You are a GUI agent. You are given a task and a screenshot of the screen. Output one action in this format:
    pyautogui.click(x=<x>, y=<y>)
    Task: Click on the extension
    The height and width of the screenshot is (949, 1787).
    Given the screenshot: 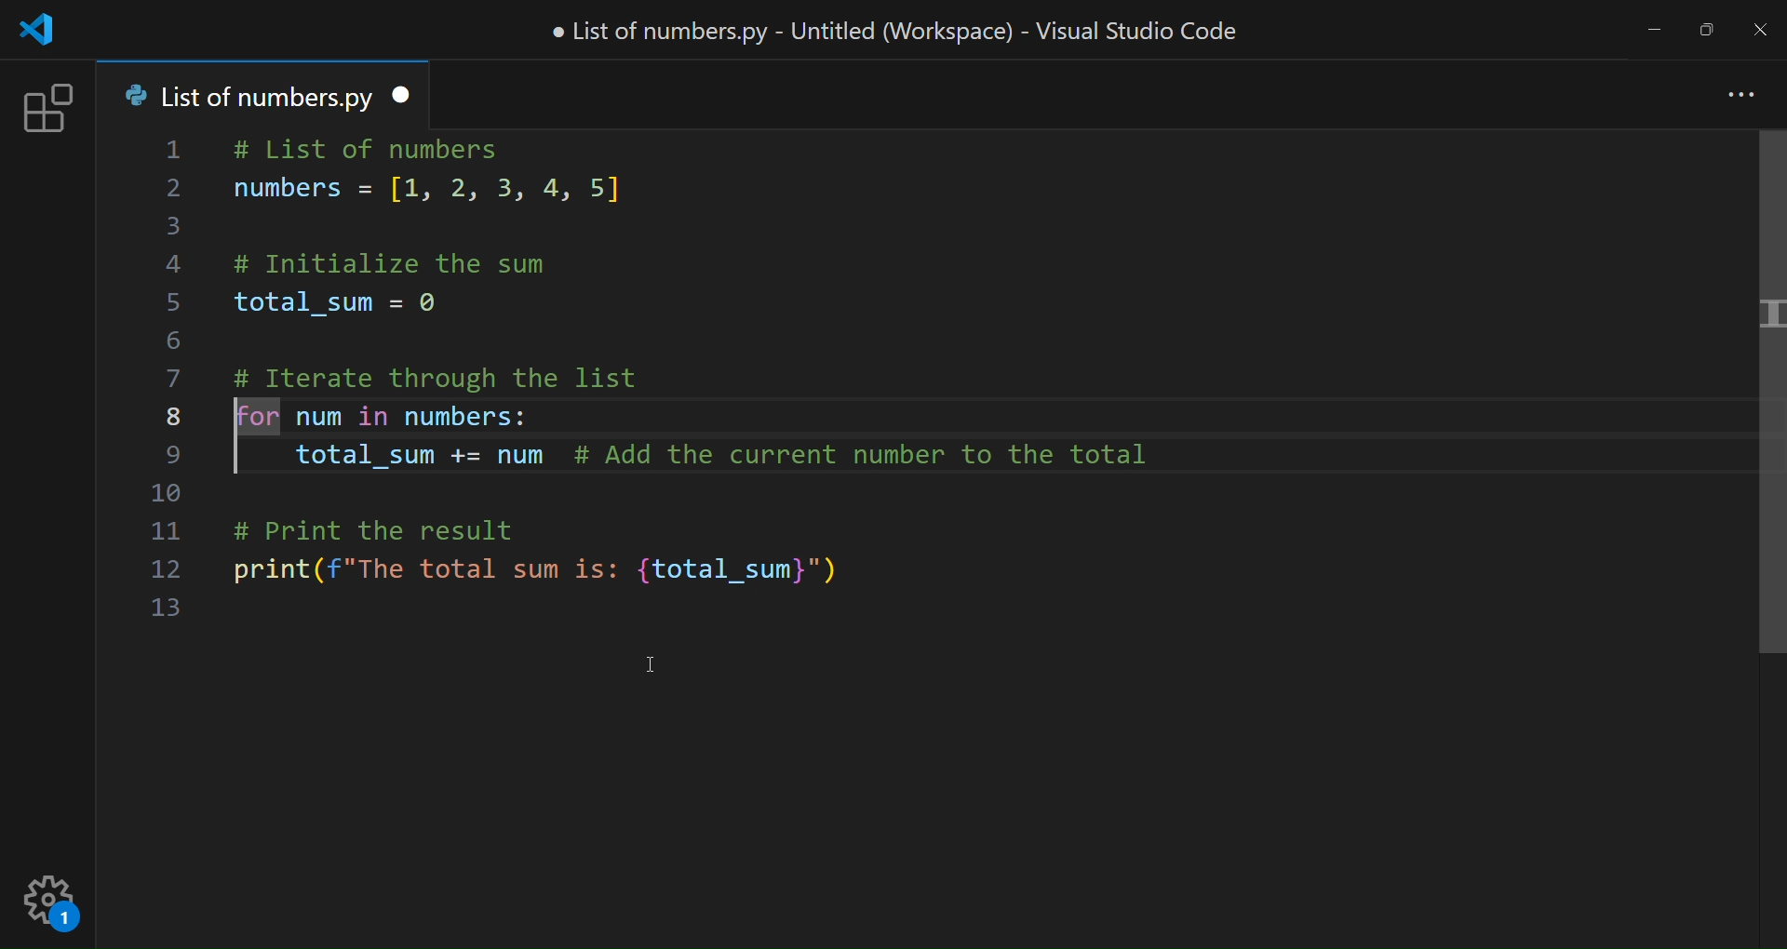 What is the action you would take?
    pyautogui.click(x=47, y=109)
    